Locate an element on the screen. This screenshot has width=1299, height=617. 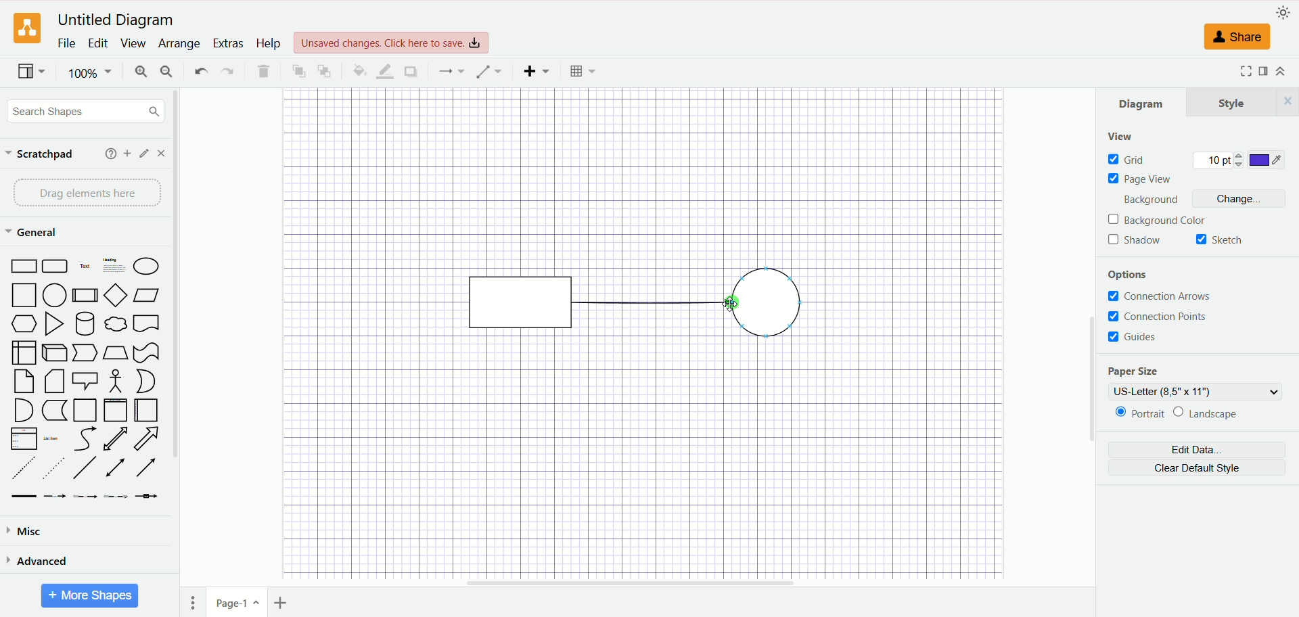
Connector with Icon Symbol is located at coordinates (150, 499).